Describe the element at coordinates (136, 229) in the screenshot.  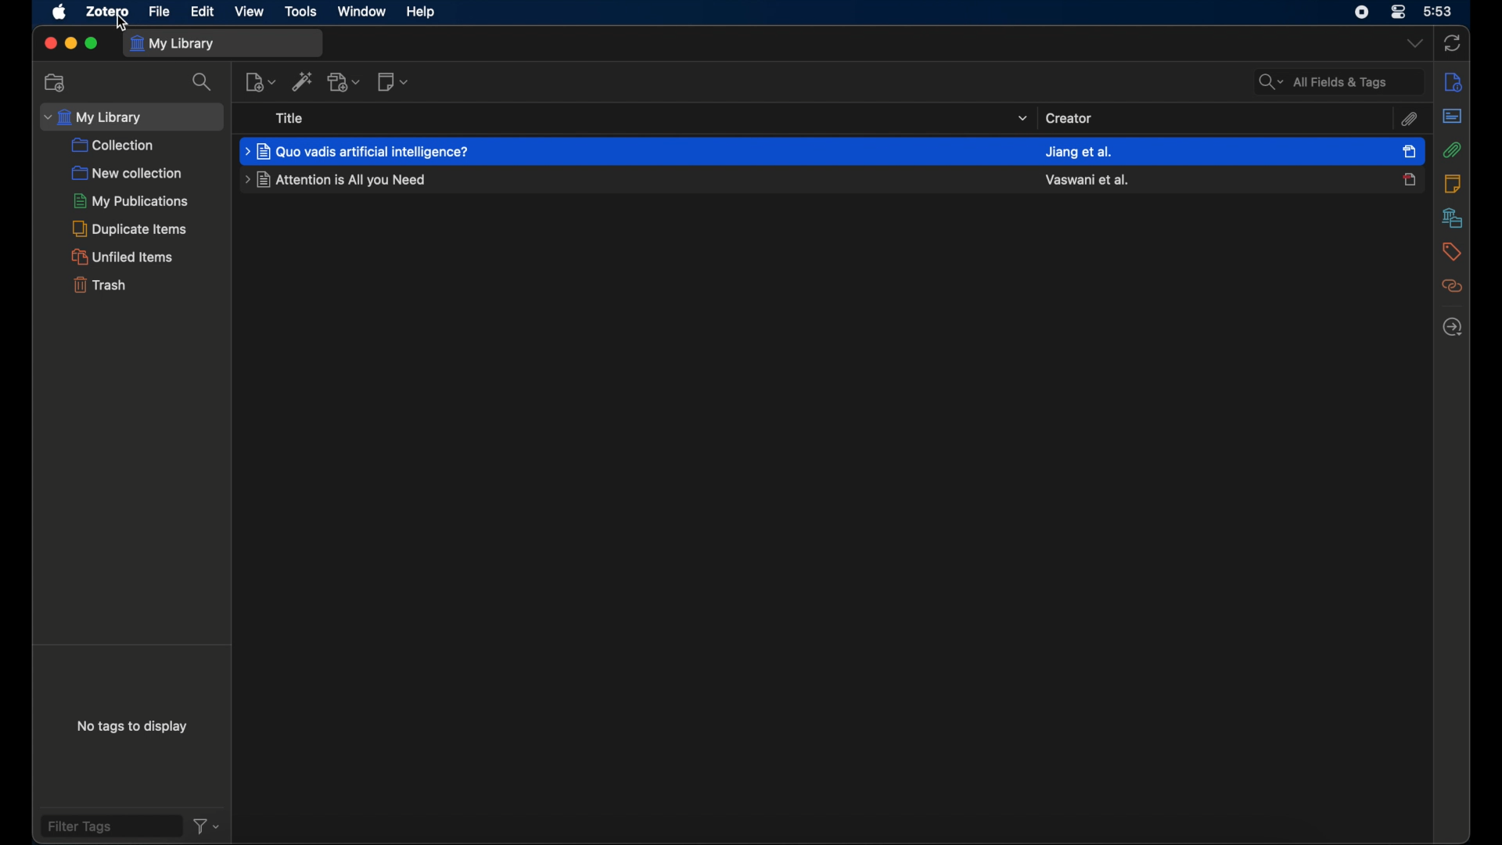
I see `duplicate items` at that location.